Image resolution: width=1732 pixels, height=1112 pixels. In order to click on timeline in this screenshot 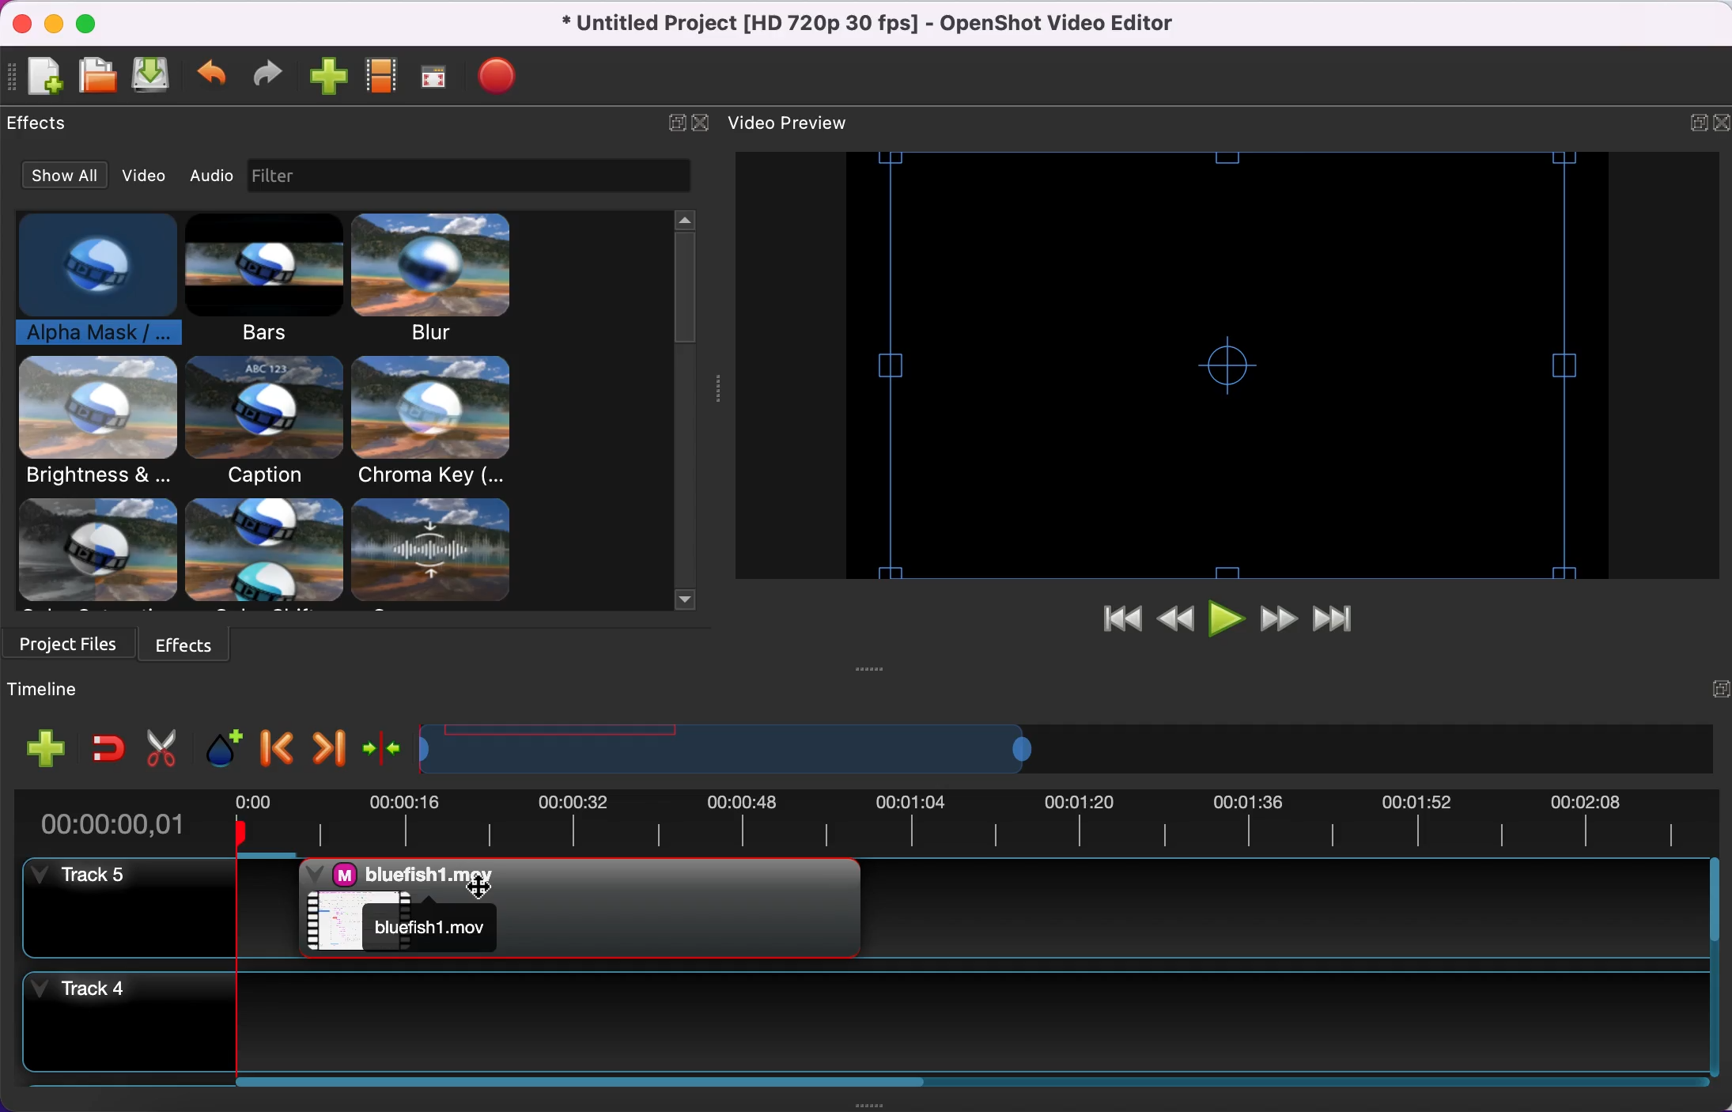, I will do `click(77, 692)`.